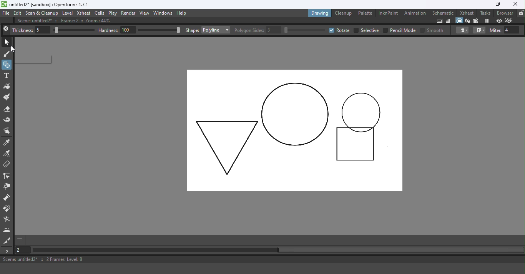 This screenshot has width=525, height=274. What do you see at coordinates (68, 21) in the screenshot?
I see `Scene: untitle2* :: Frame: 2 :: Zoom:44%` at bounding box center [68, 21].